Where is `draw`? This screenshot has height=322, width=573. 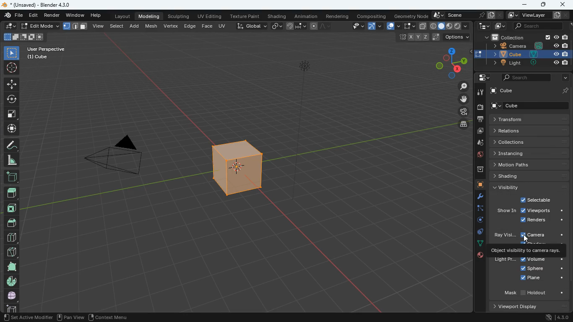 draw is located at coordinates (12, 146).